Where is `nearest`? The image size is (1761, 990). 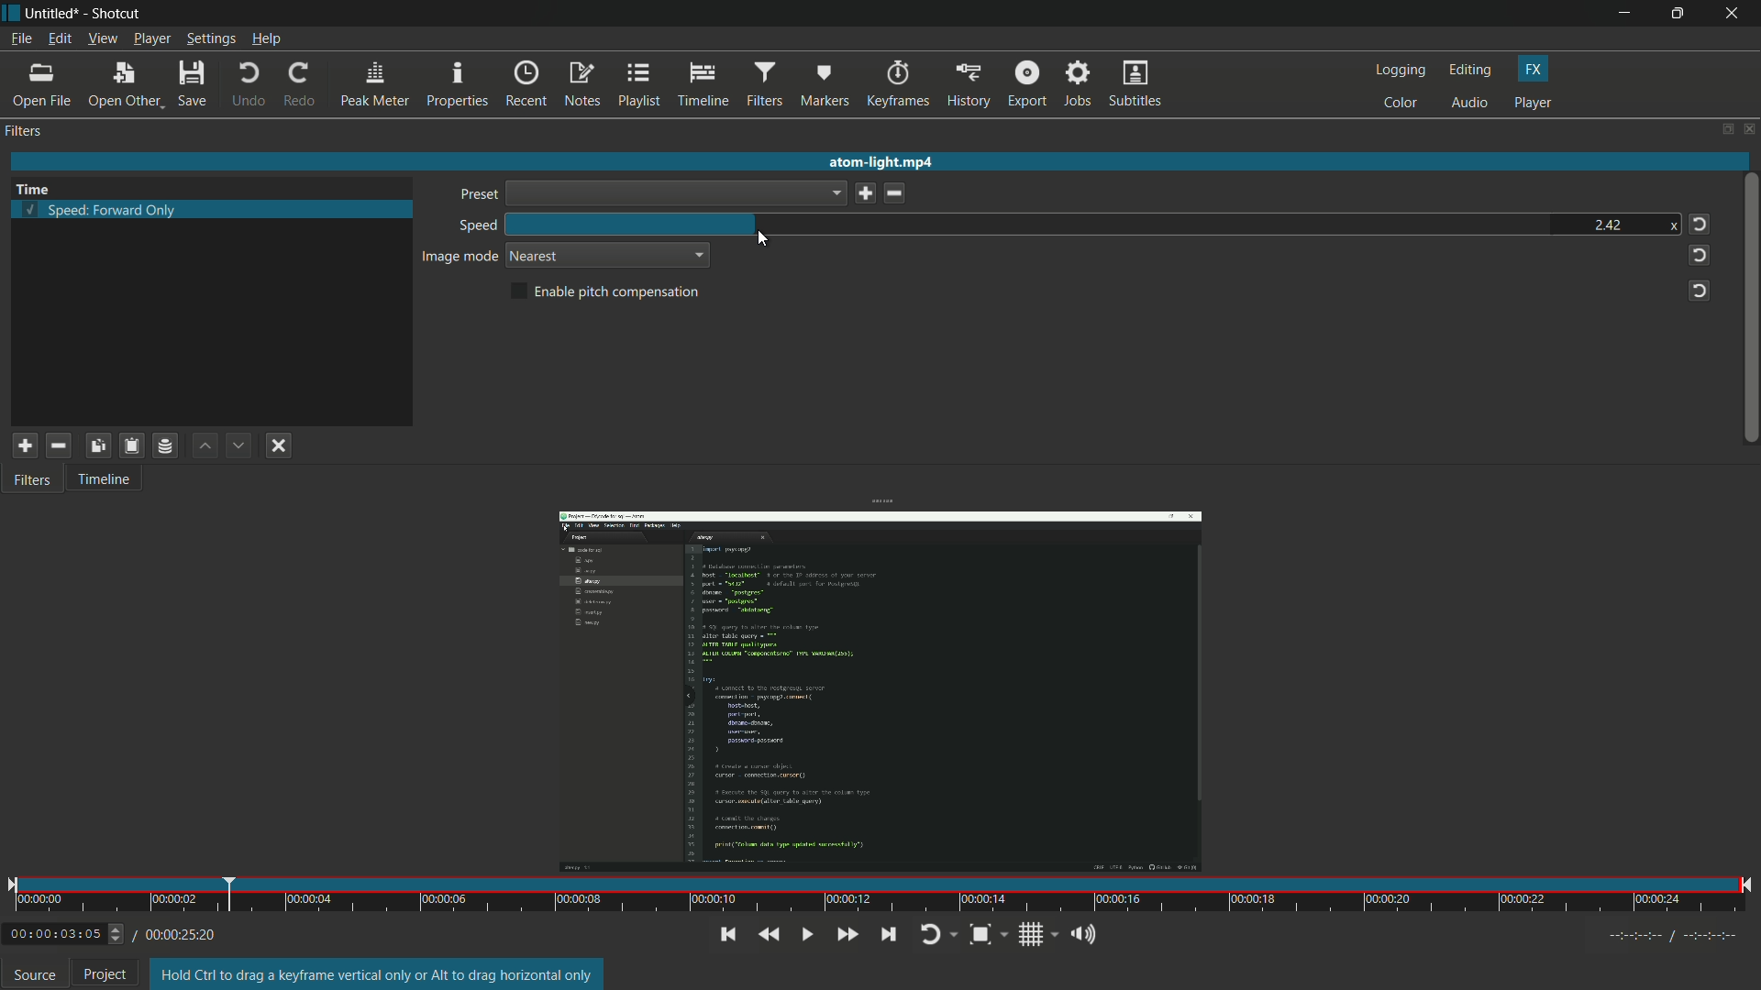 nearest is located at coordinates (536, 257).